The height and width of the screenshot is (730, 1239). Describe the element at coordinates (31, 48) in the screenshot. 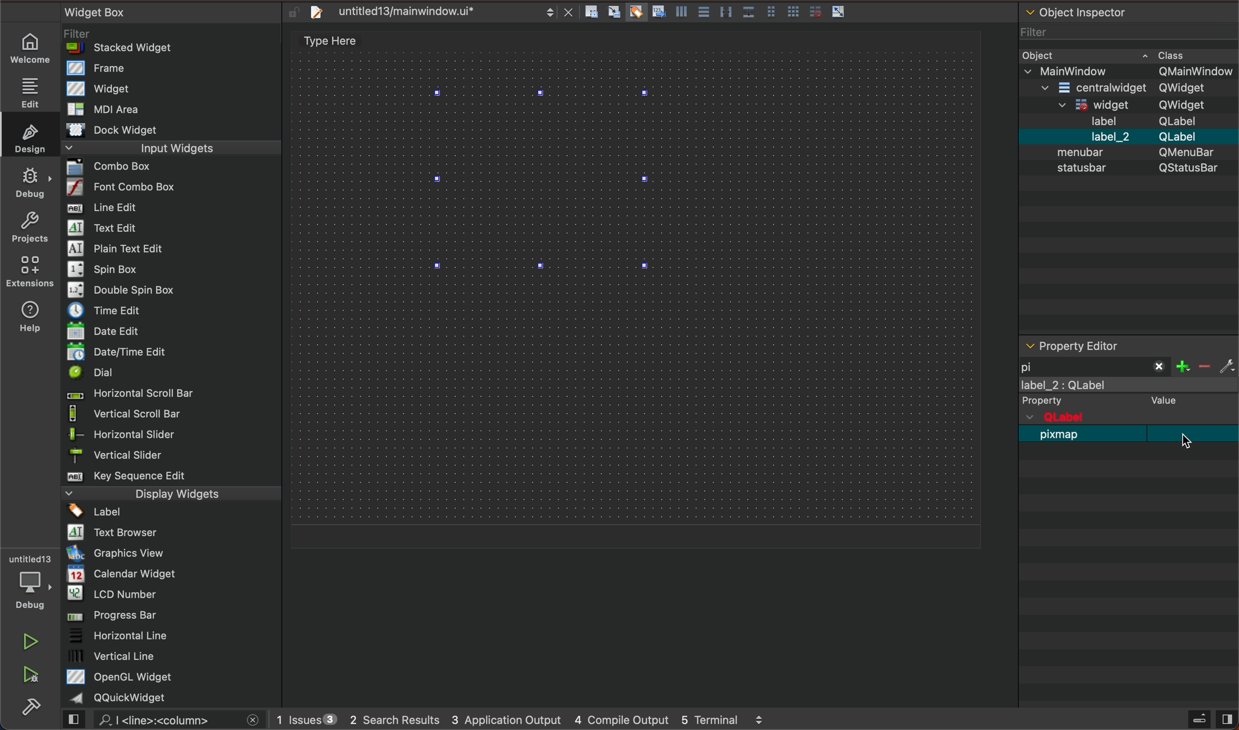

I see `welcome` at that location.